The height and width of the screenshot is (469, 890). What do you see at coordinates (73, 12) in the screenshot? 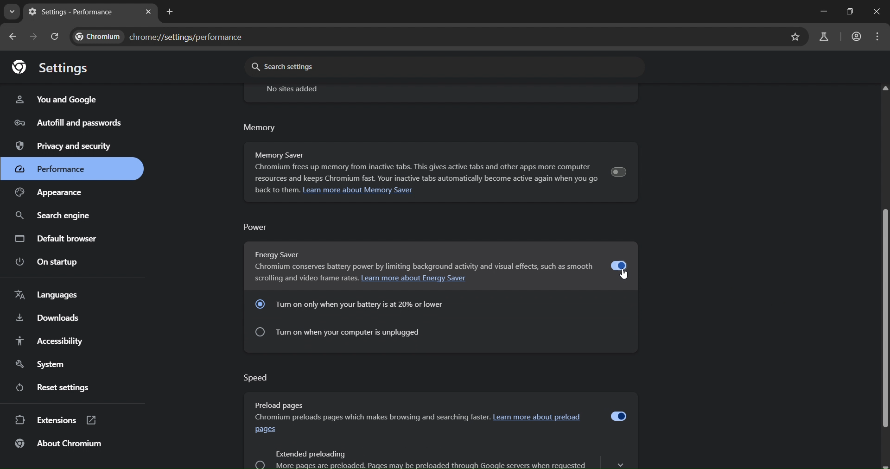
I see `settings - performace` at bounding box center [73, 12].